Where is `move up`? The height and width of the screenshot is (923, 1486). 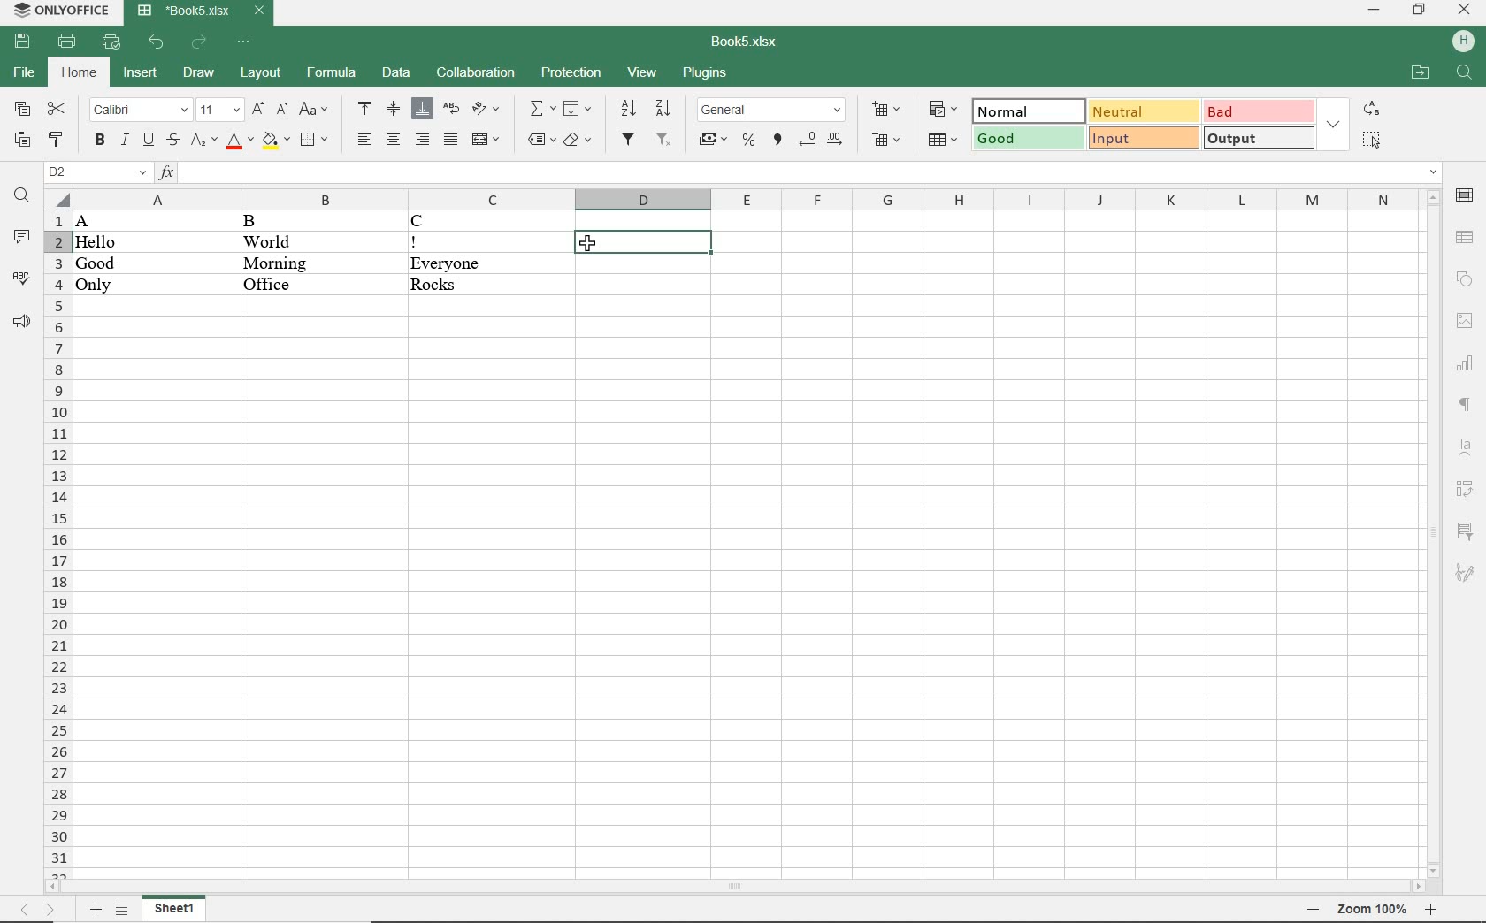 move up is located at coordinates (1432, 196).